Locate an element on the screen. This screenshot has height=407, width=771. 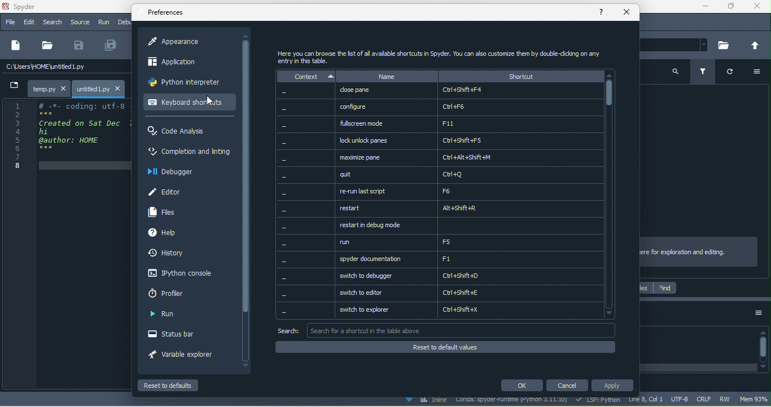
keyboard shortcuts is located at coordinates (185, 104).